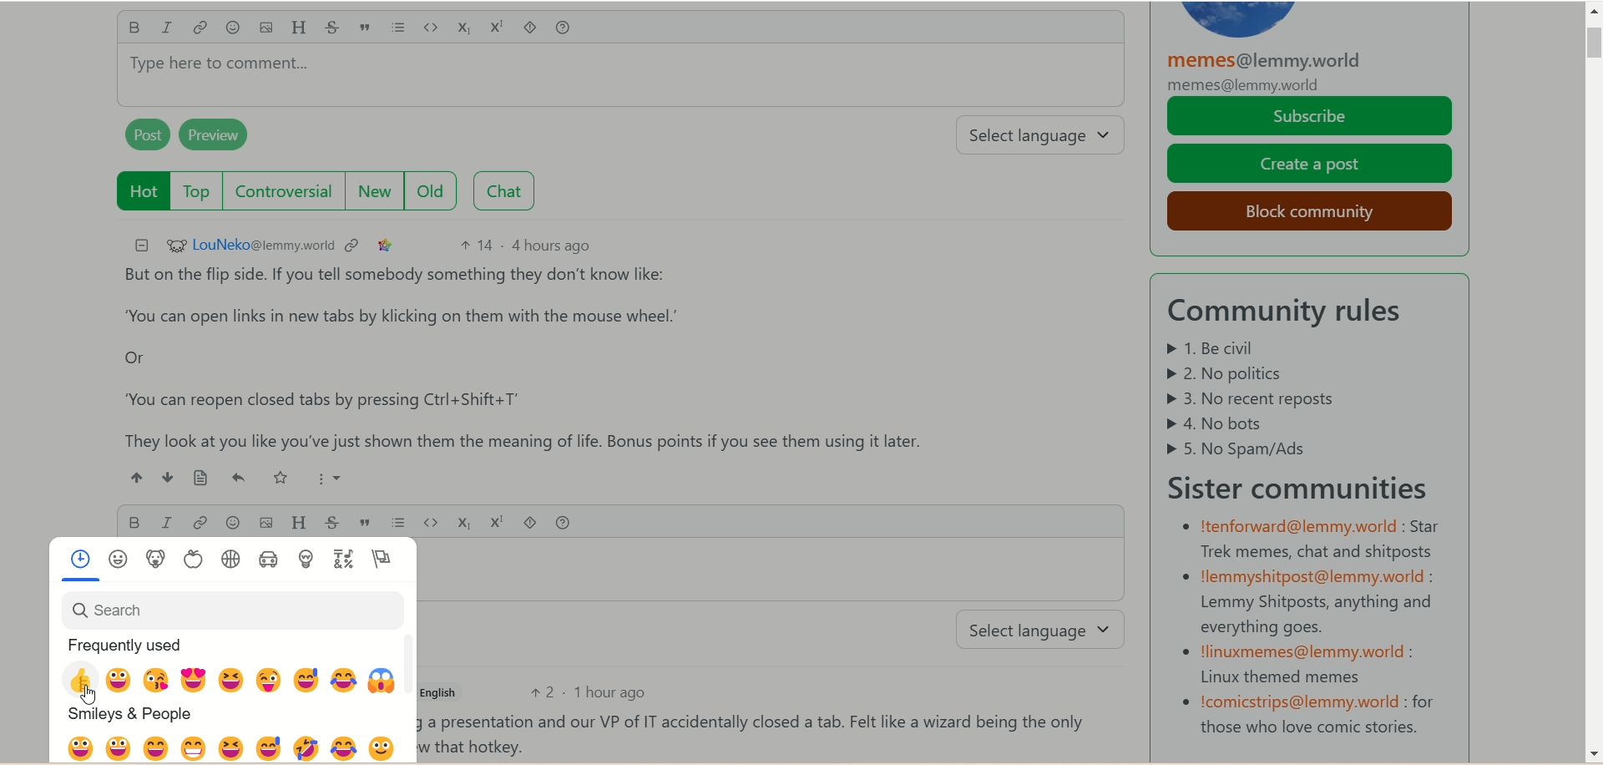 The image size is (1603, 765). What do you see at coordinates (85, 706) in the screenshot?
I see `Pointer` at bounding box center [85, 706].